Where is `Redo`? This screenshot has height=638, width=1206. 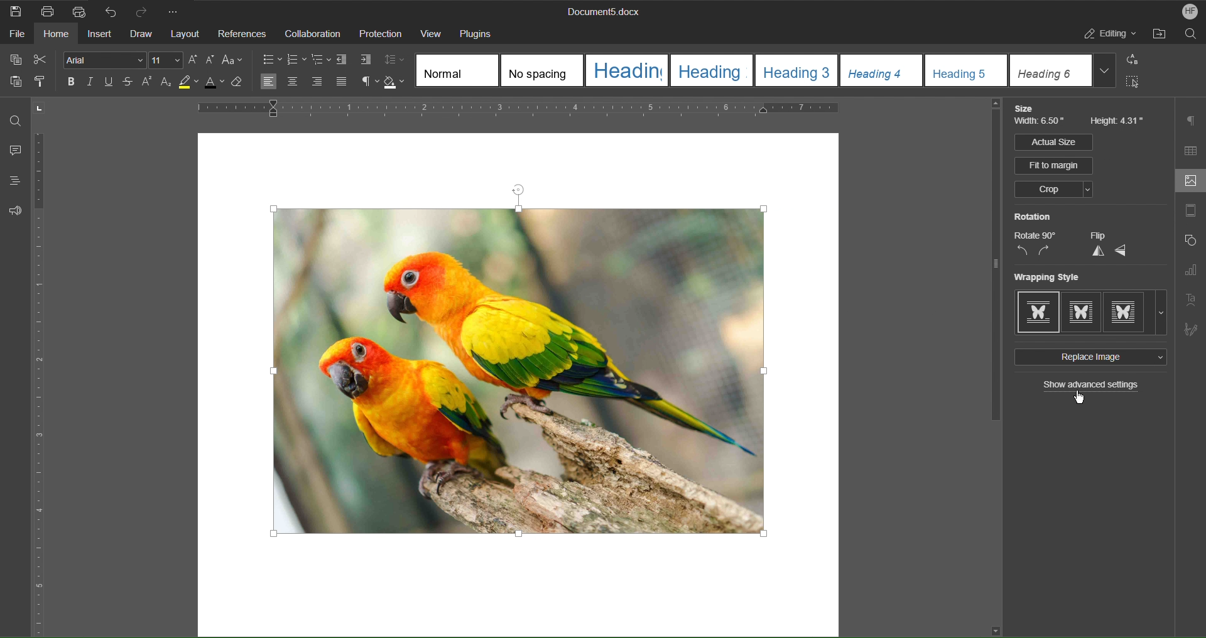 Redo is located at coordinates (146, 11).